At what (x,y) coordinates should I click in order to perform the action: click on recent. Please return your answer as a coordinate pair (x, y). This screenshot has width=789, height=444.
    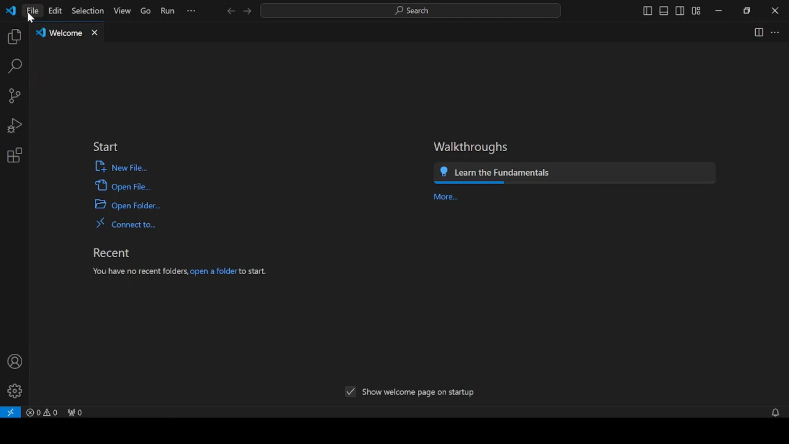
    Looking at the image, I should click on (111, 253).